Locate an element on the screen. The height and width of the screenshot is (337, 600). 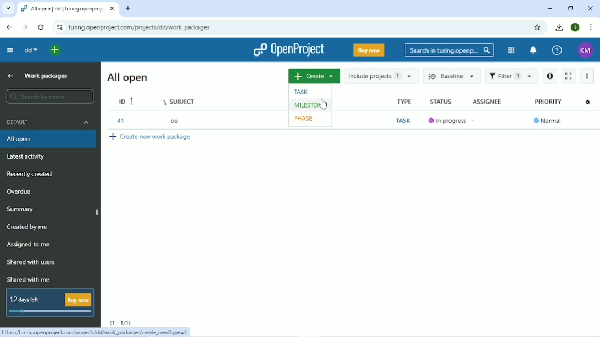
Downloads is located at coordinates (559, 27).